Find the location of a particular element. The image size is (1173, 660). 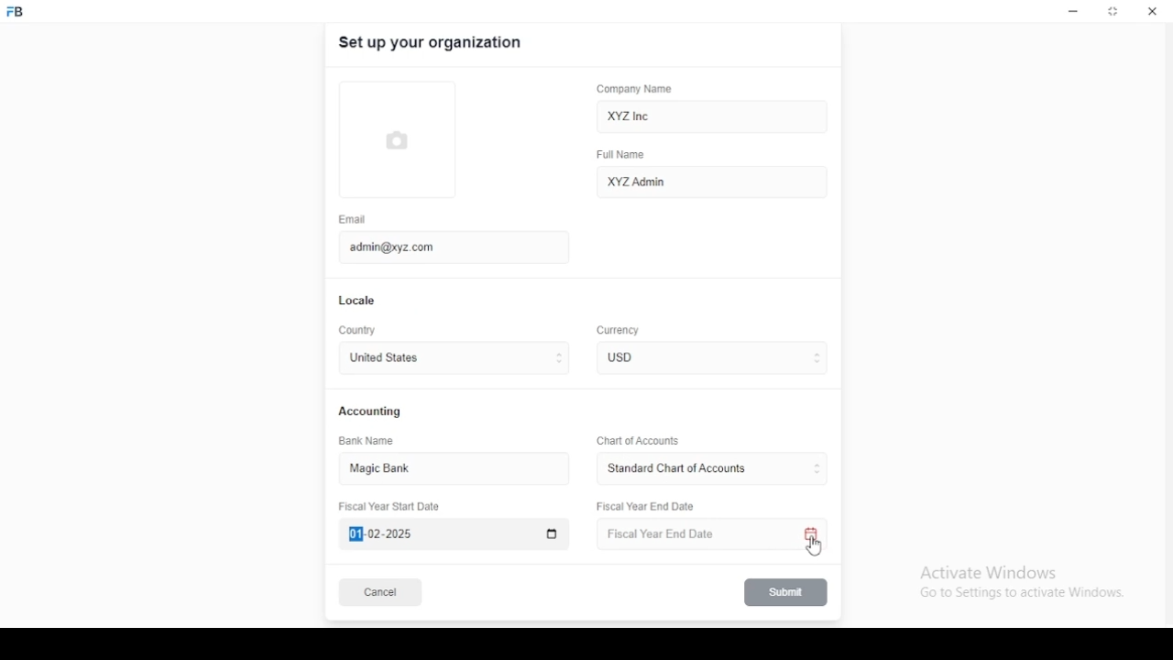

Fiscal Year Start Date is located at coordinates (396, 507).